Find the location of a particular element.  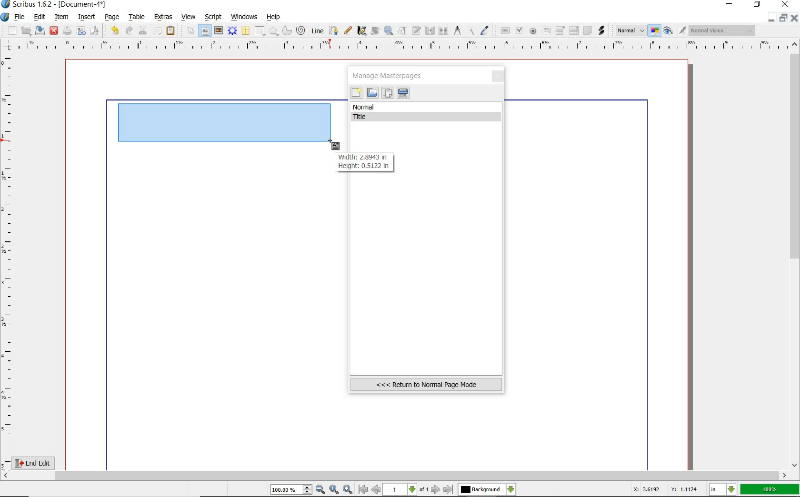

render frame is located at coordinates (232, 30).